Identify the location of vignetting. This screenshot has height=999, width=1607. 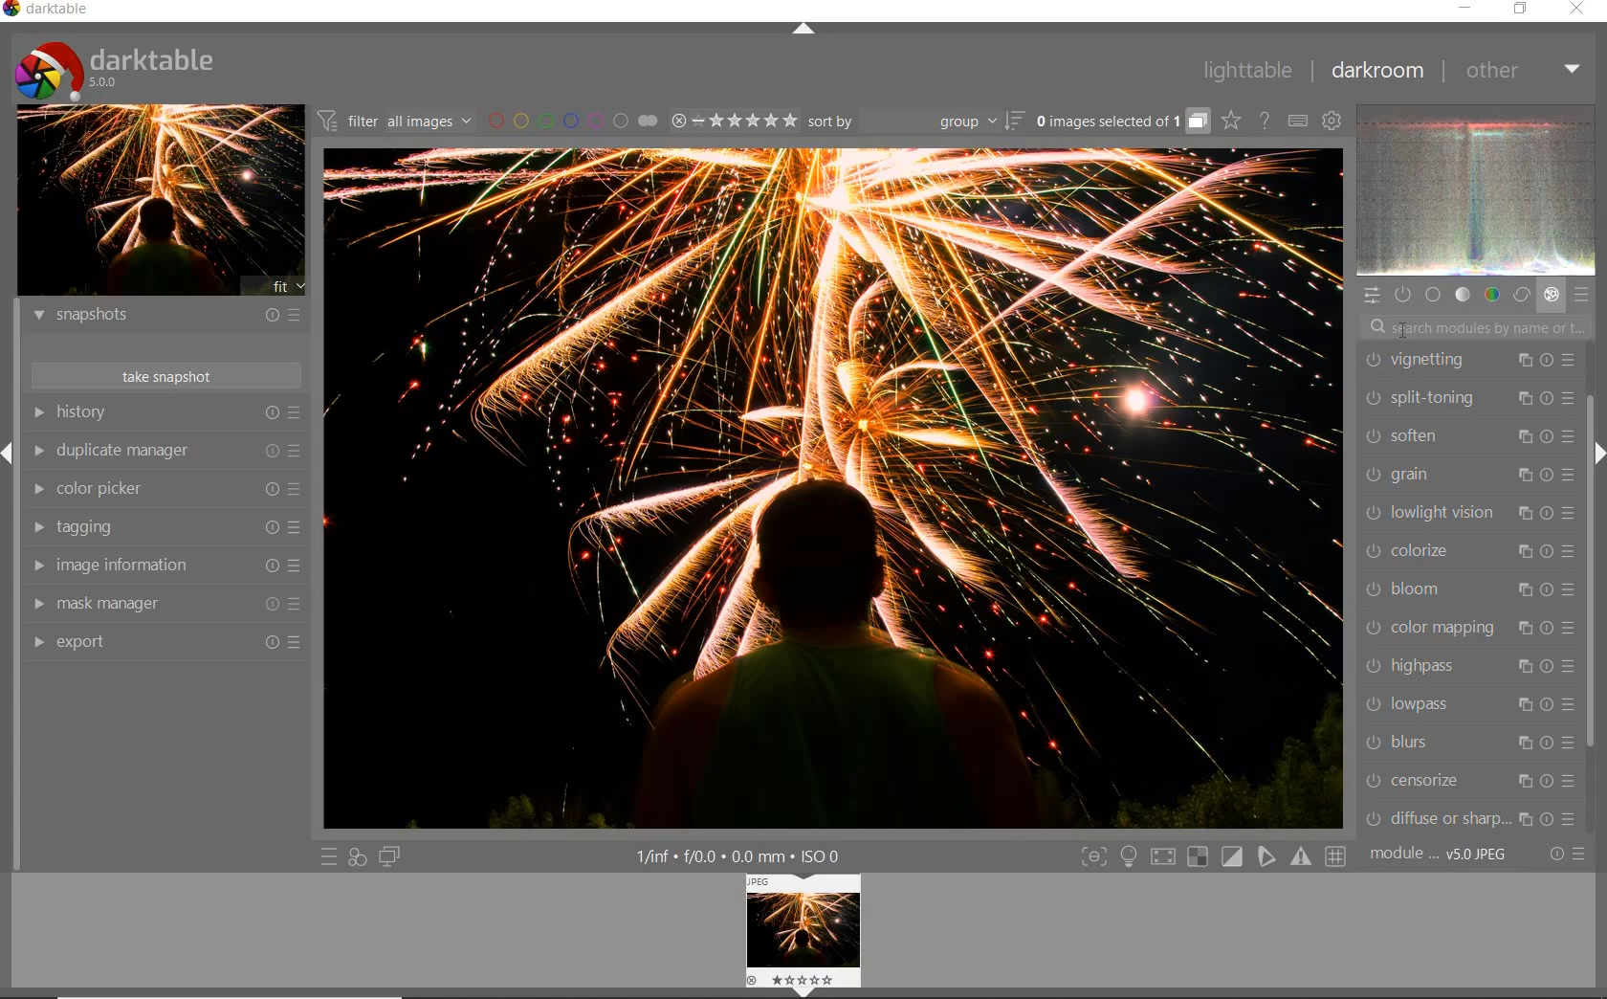
(1471, 361).